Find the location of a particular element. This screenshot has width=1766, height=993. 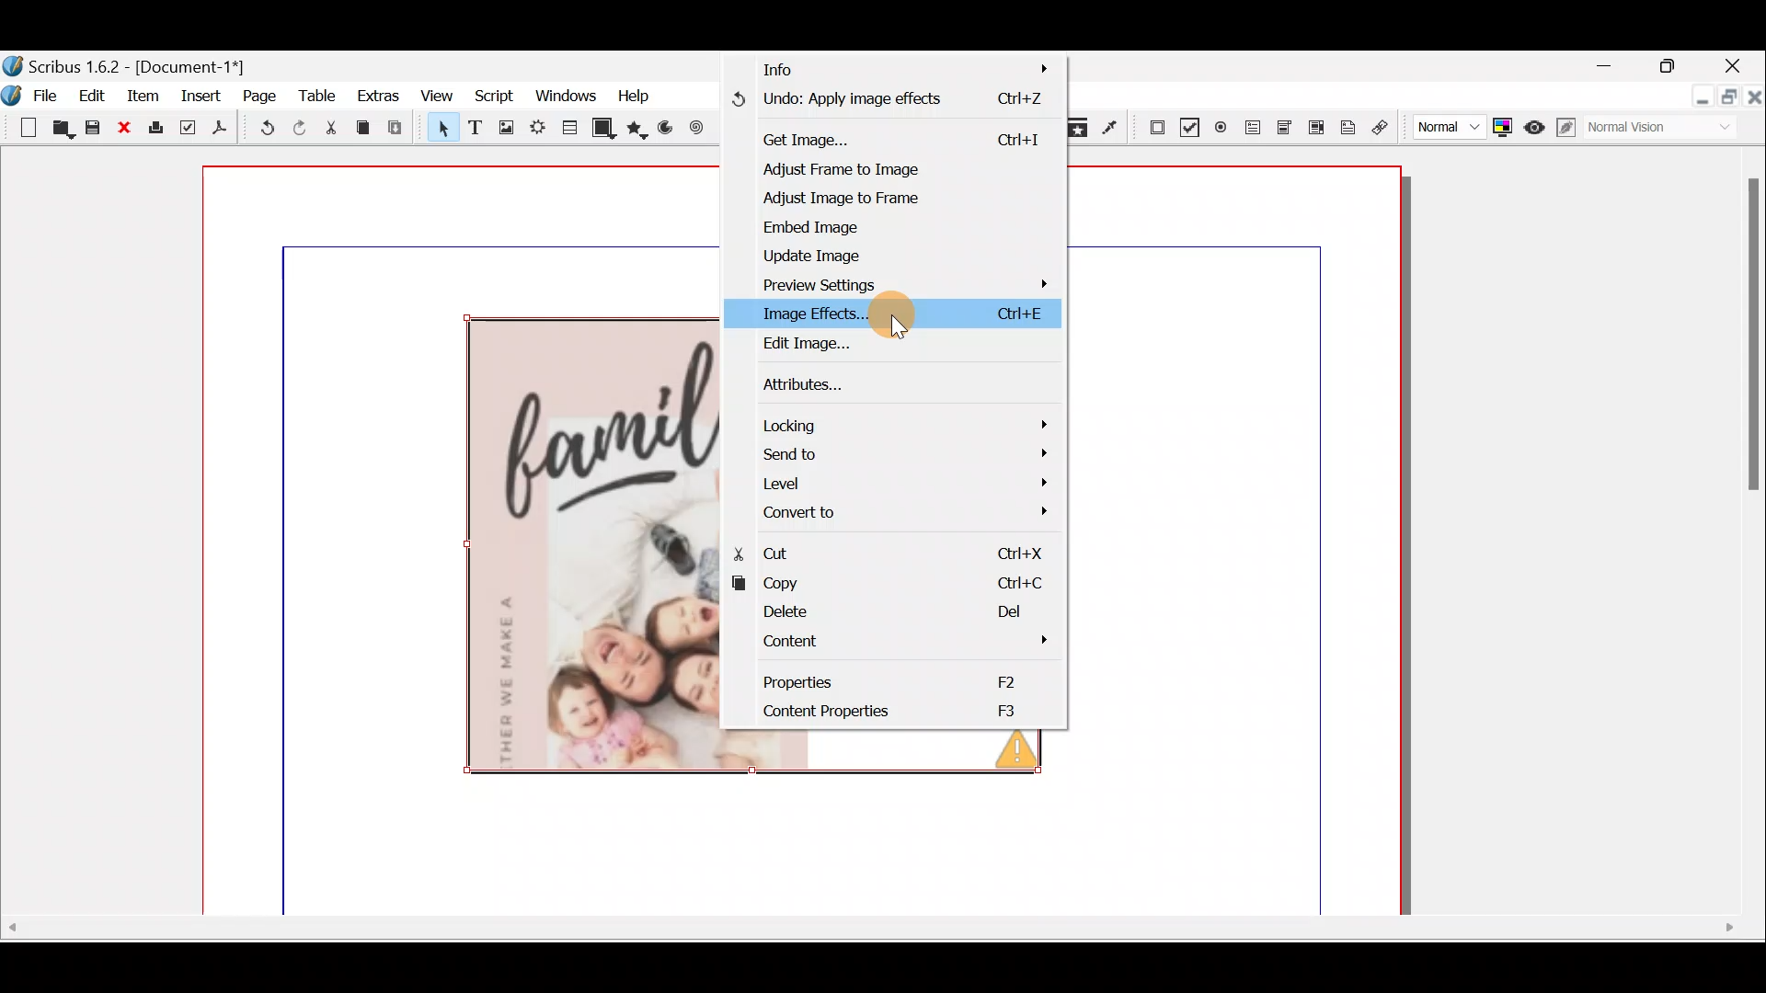

Copy is located at coordinates (908, 584).